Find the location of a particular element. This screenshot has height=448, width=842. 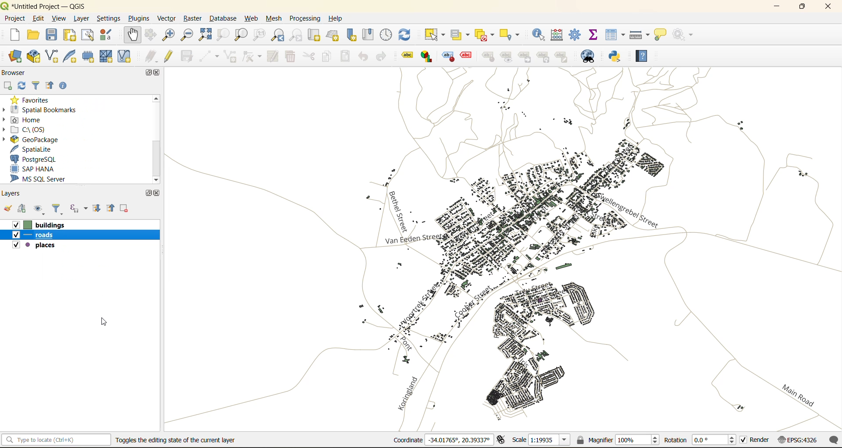

help is located at coordinates (336, 19).